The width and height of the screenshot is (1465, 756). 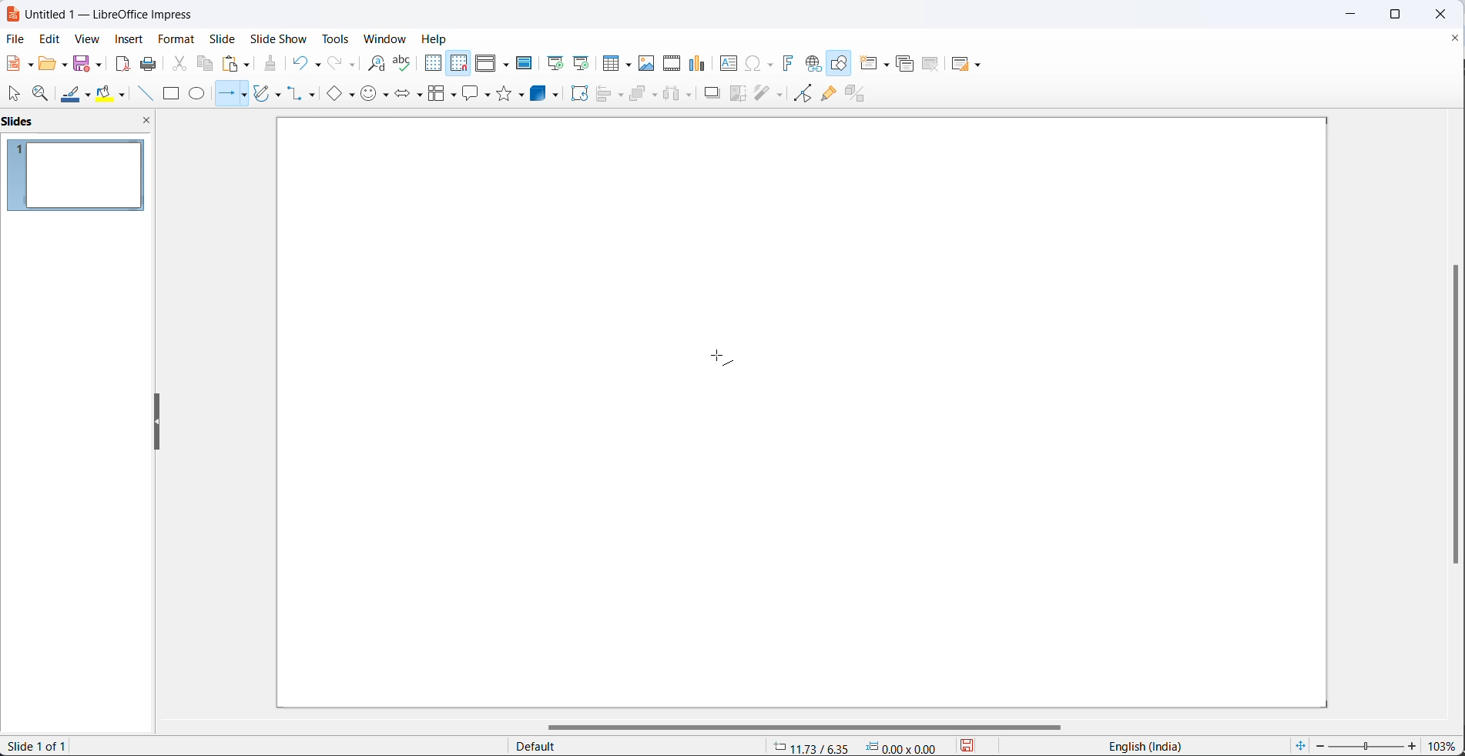 What do you see at coordinates (1446, 14) in the screenshot?
I see `close` at bounding box center [1446, 14].